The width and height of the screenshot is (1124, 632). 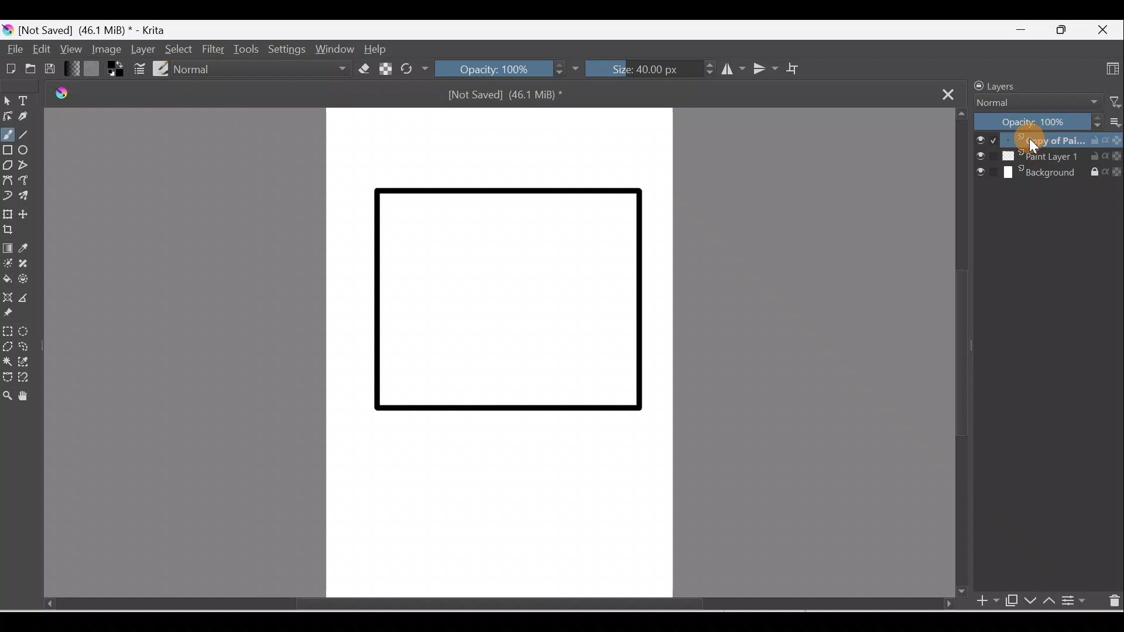 I want to click on Pan tool, so click(x=26, y=396).